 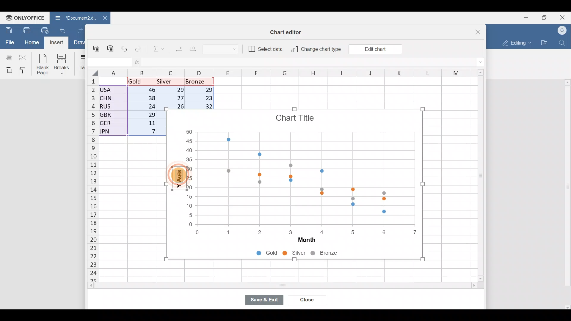 I want to click on Maximize, so click(x=545, y=18).